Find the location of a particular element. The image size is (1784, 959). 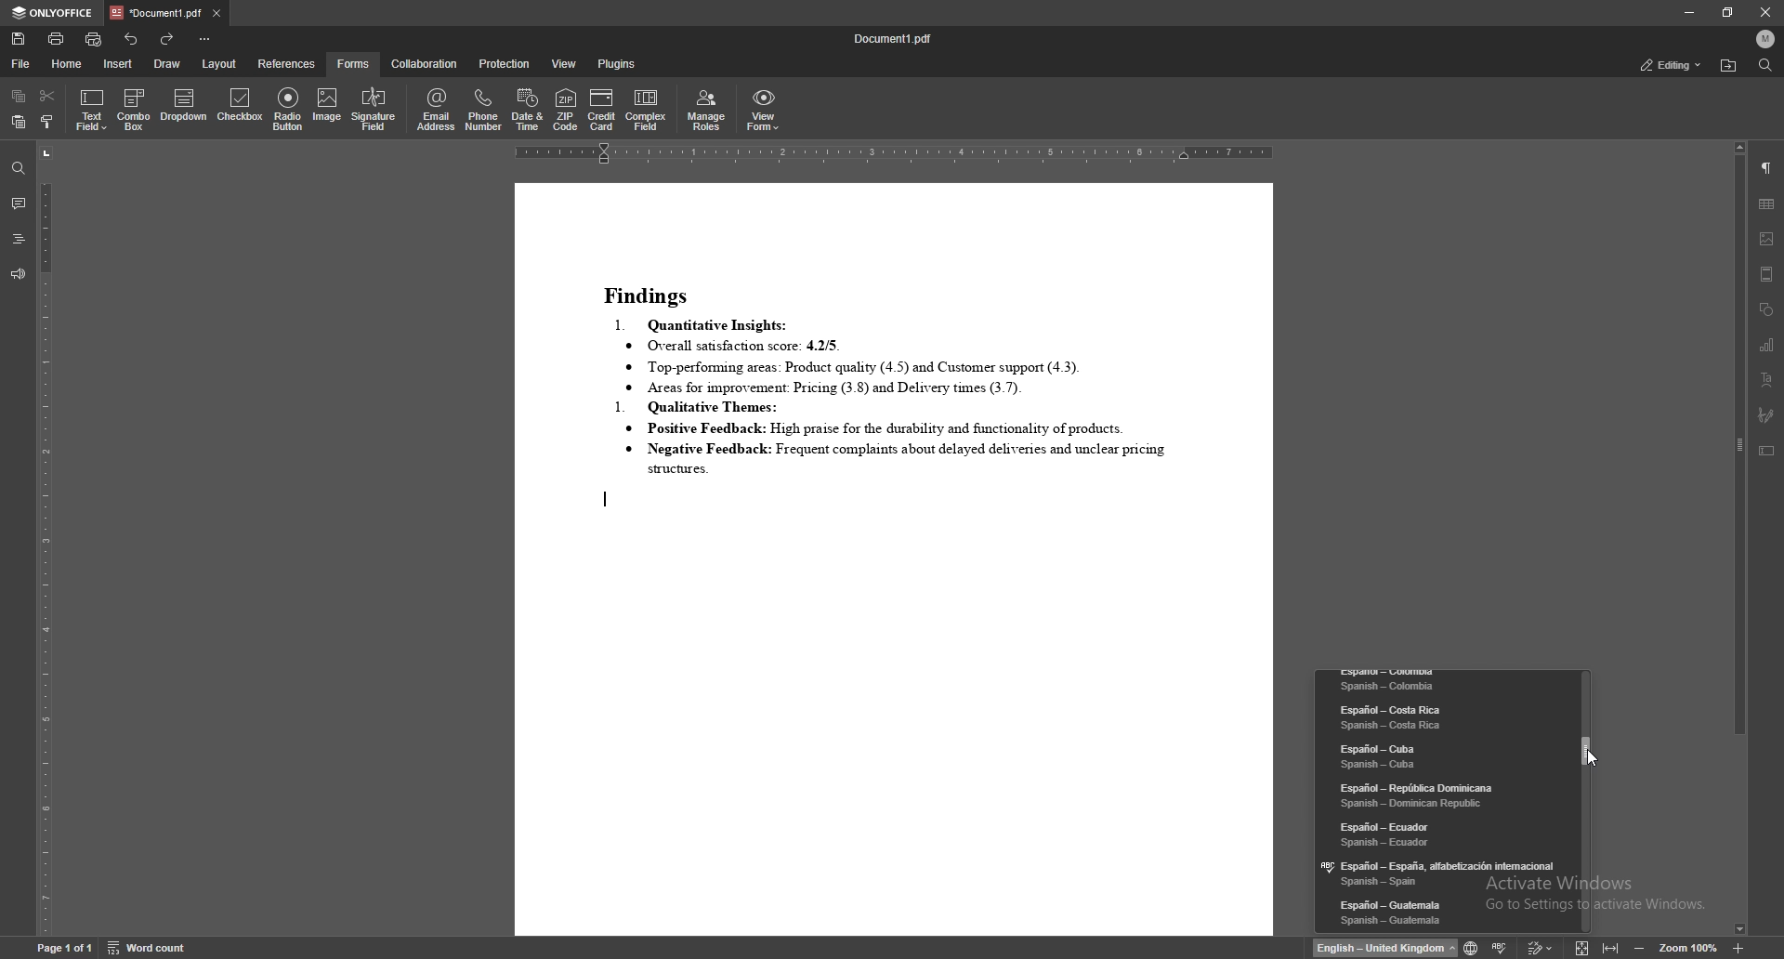

language is located at coordinates (1444, 913).